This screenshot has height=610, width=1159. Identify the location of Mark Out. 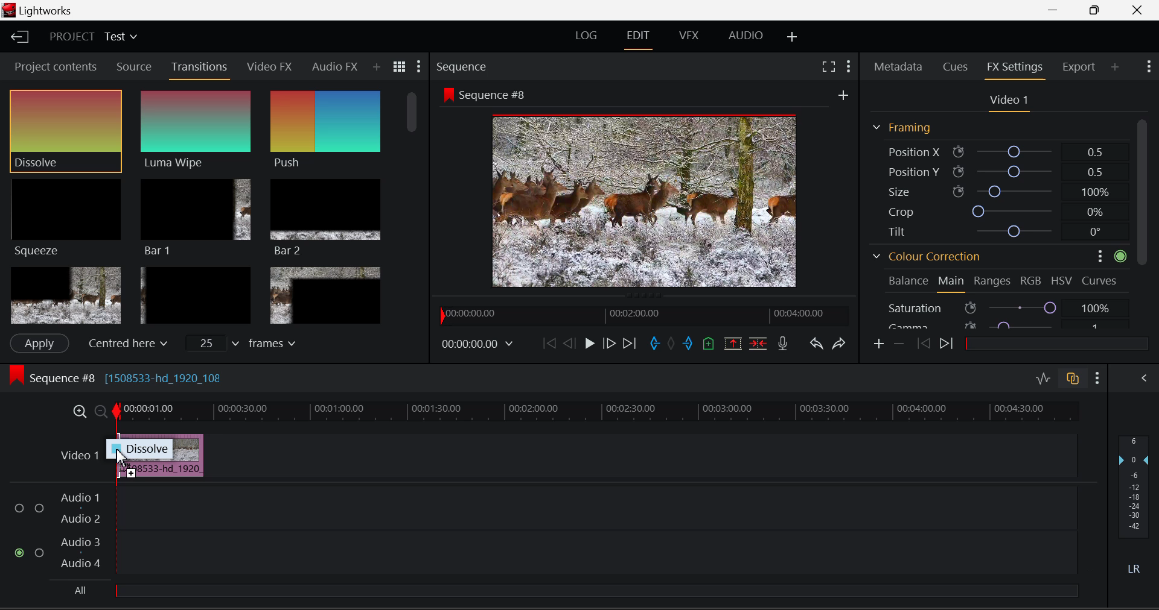
(688, 344).